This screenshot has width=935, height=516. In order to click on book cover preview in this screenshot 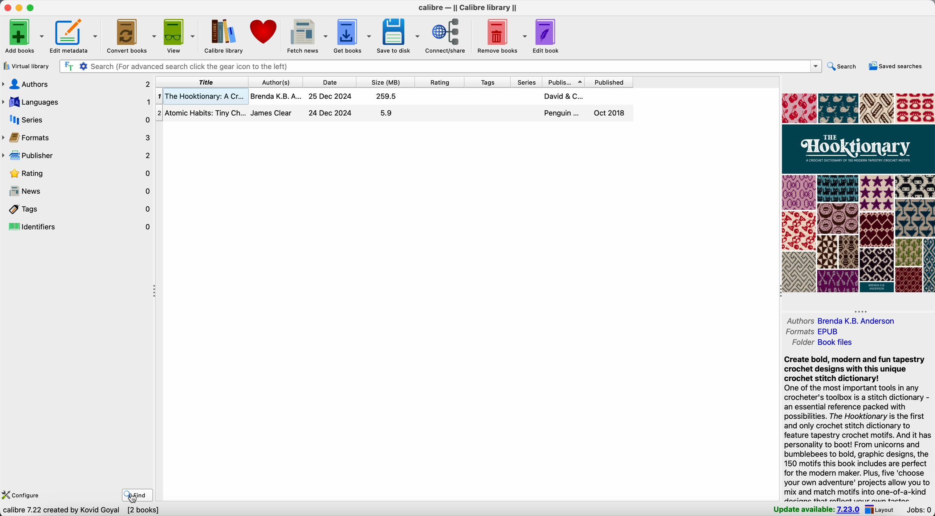, I will do `click(857, 191)`.